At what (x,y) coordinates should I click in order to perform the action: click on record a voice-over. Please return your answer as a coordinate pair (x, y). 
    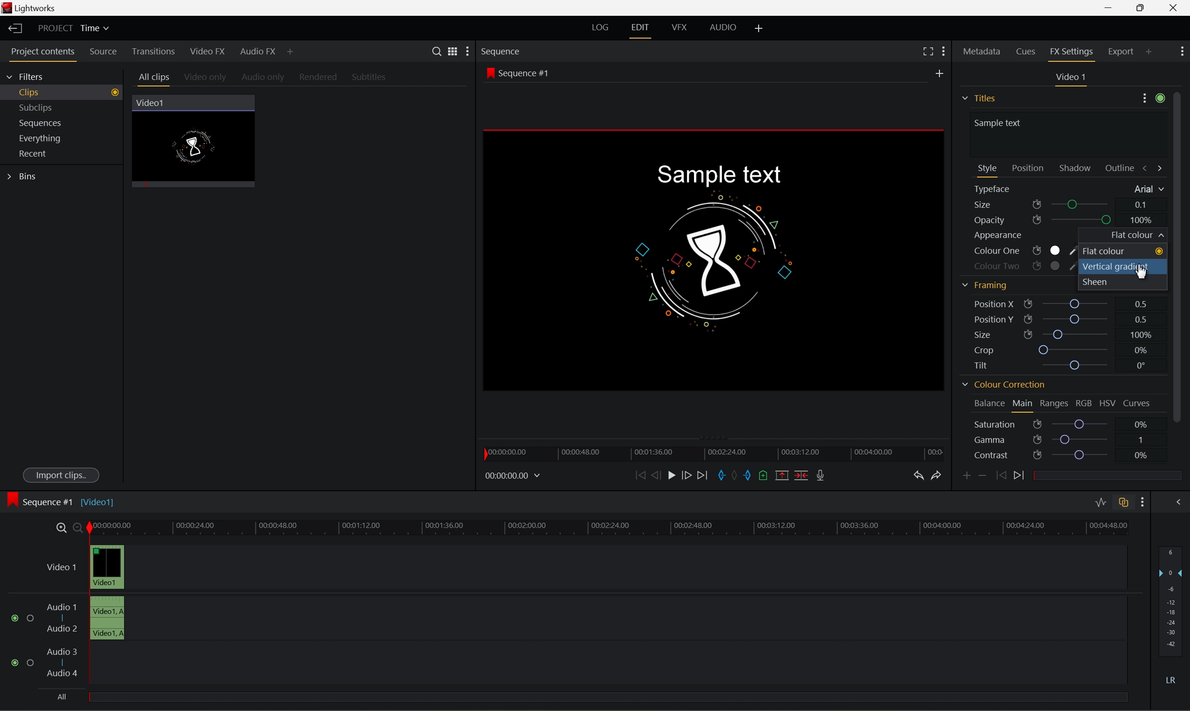
    Looking at the image, I should click on (823, 475).